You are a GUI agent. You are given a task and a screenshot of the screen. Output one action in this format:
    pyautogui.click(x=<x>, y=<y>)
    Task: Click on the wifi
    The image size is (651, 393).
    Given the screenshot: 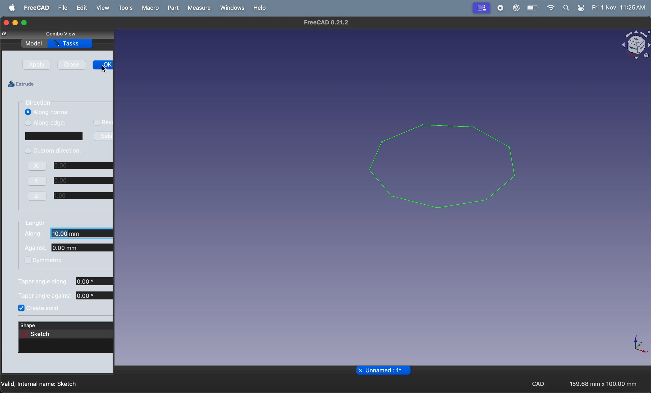 What is the action you would take?
    pyautogui.click(x=549, y=8)
    